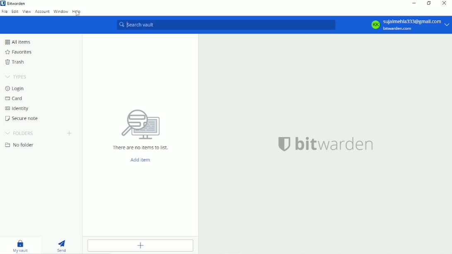  I want to click on View, so click(27, 12).